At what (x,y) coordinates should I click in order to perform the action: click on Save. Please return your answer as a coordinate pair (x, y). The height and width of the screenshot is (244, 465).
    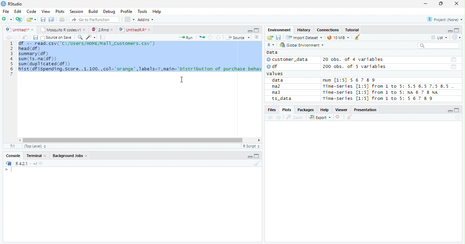
    Looking at the image, I should click on (35, 37).